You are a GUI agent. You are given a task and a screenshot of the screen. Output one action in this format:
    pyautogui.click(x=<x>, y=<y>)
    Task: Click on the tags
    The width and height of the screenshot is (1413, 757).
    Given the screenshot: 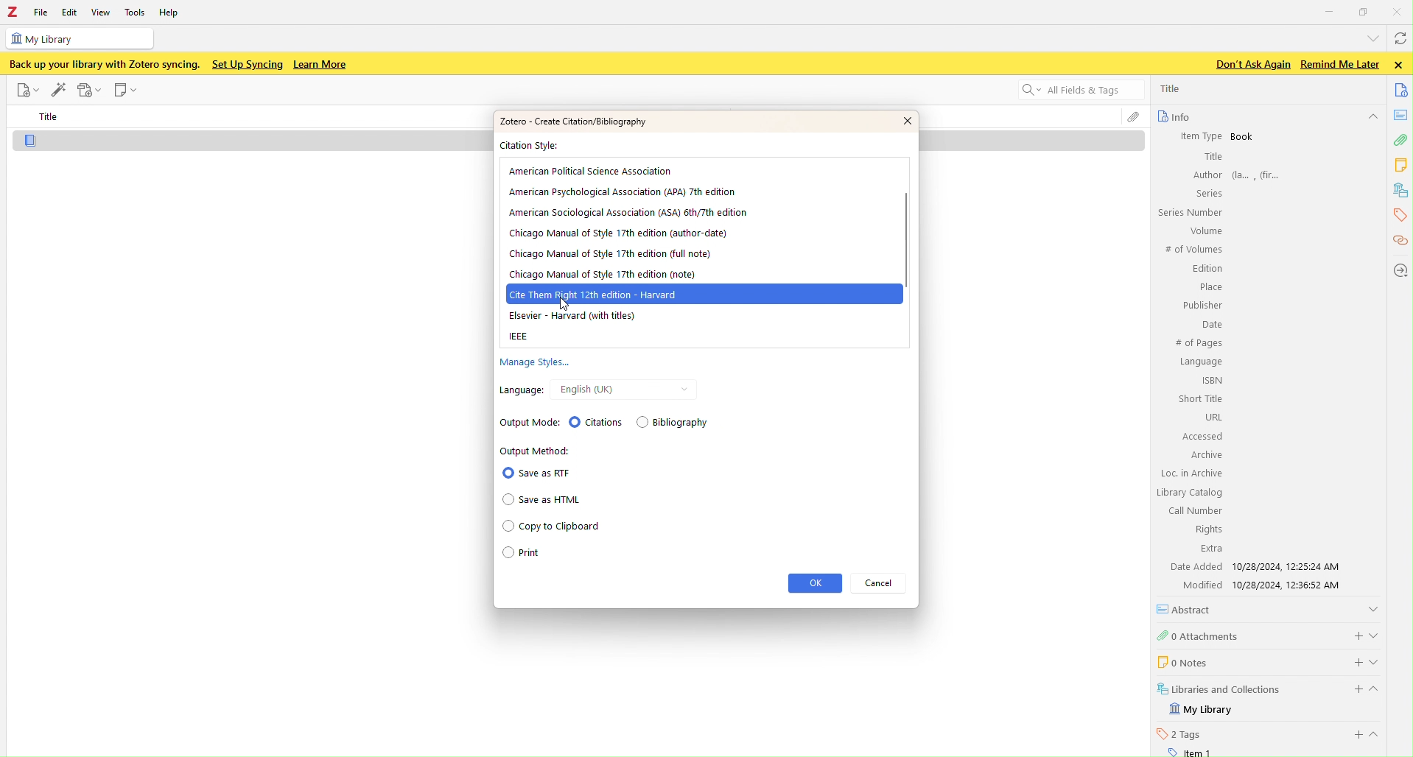 What is the action you would take?
    pyautogui.click(x=1398, y=215)
    